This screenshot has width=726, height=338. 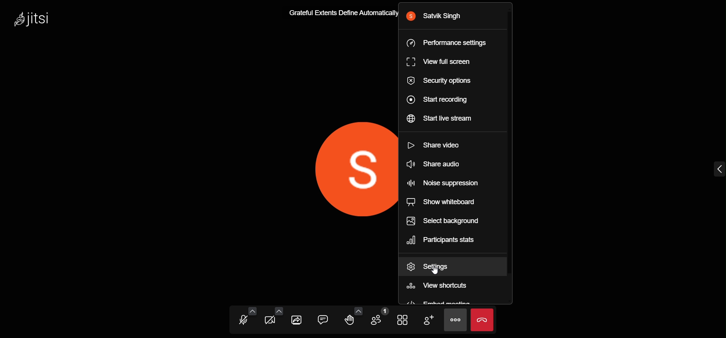 I want to click on logo, so click(x=40, y=19).